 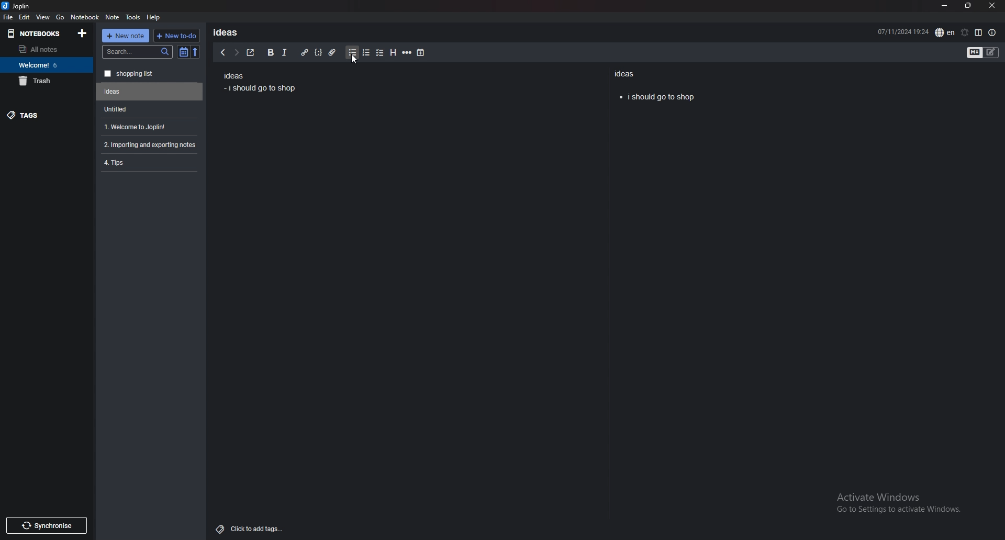 What do you see at coordinates (252, 526) in the screenshot?
I see `Click to add tags` at bounding box center [252, 526].